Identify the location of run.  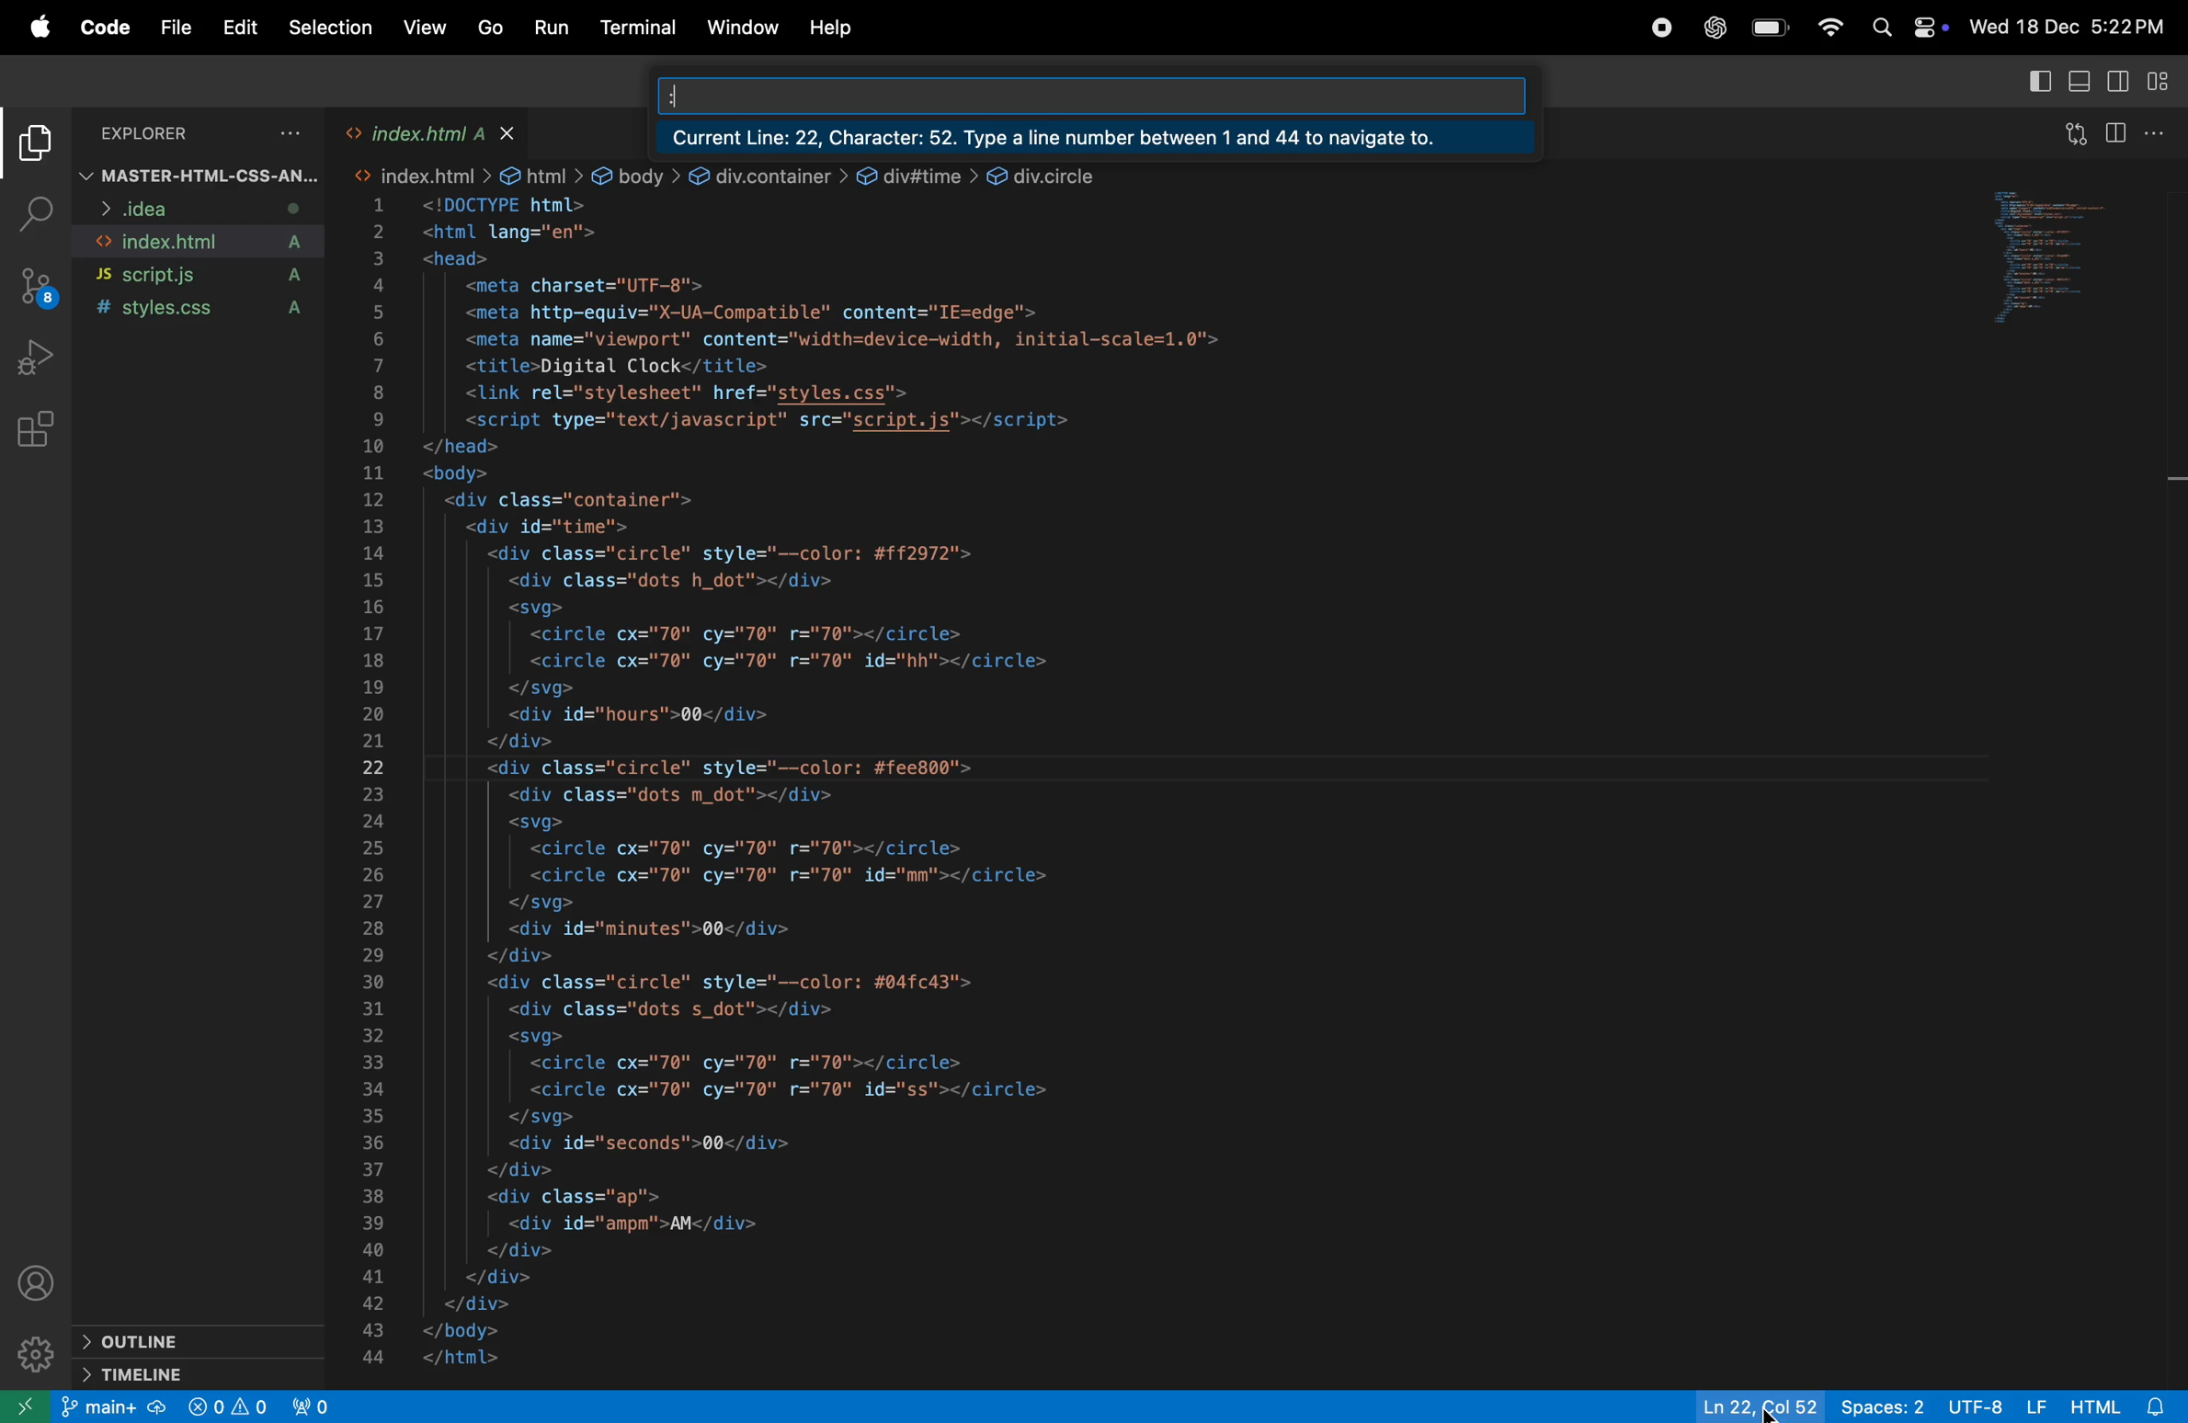
(546, 28).